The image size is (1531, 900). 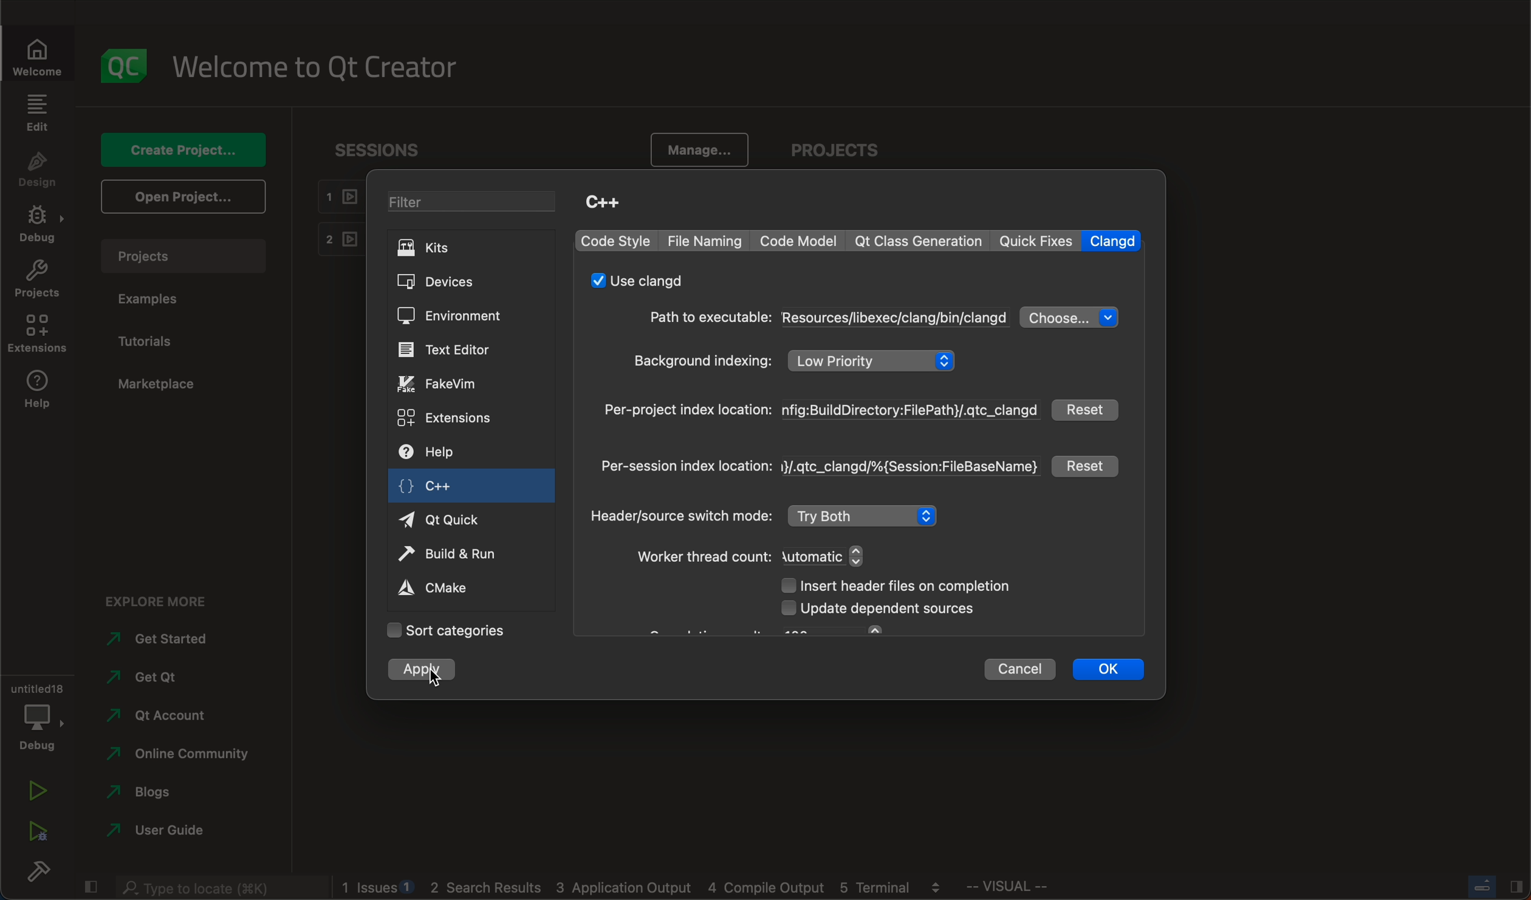 What do you see at coordinates (1118, 669) in the screenshot?
I see `ok` at bounding box center [1118, 669].